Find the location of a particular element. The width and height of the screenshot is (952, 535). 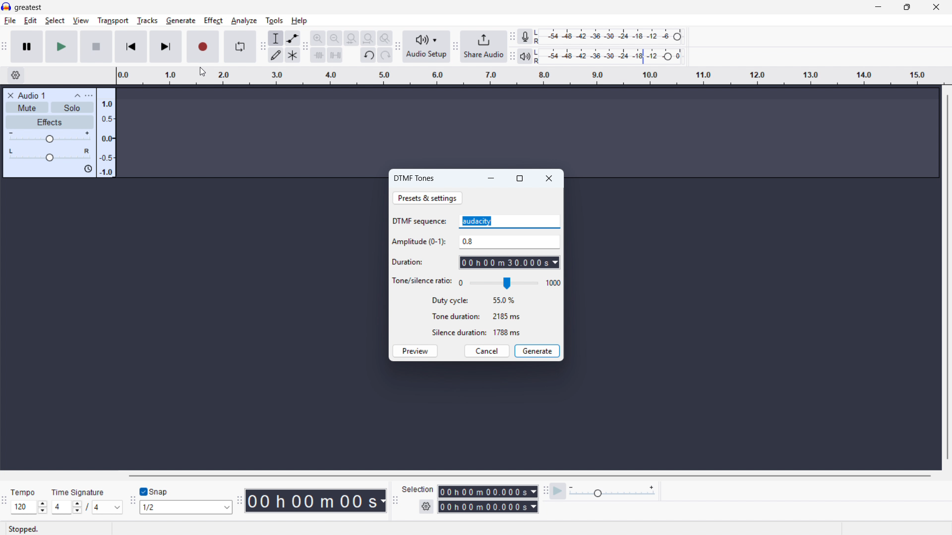

Pan: Centre is located at coordinates (49, 154).